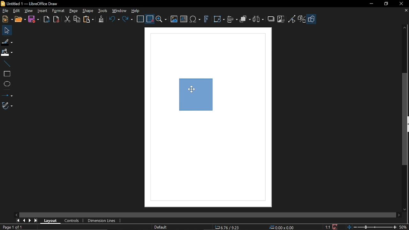 This screenshot has width=409, height=230. I want to click on Insert, so click(42, 11).